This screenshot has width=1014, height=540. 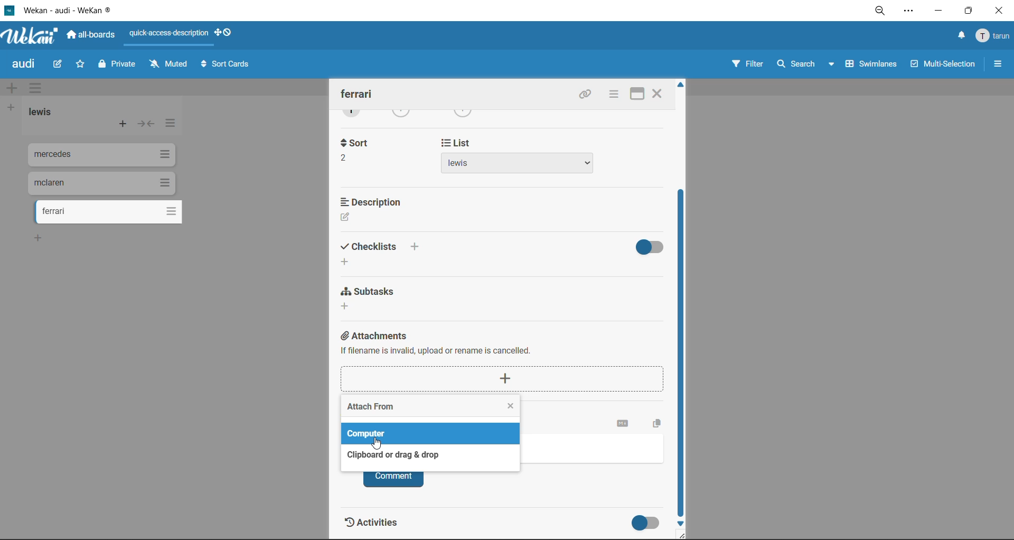 I want to click on subtasks, so click(x=373, y=299).